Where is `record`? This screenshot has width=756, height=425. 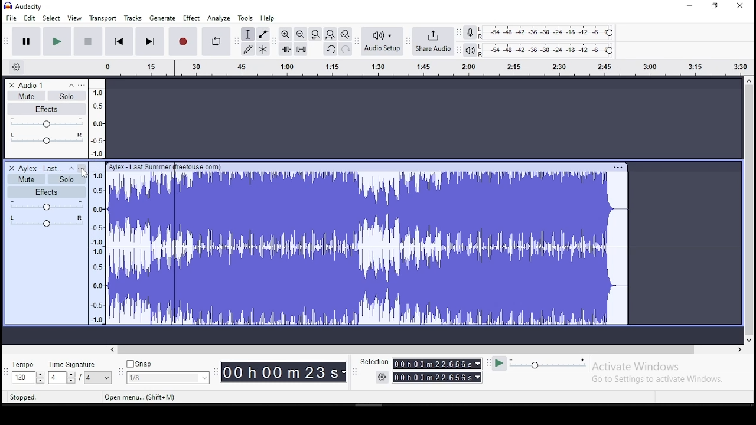
record is located at coordinates (183, 41).